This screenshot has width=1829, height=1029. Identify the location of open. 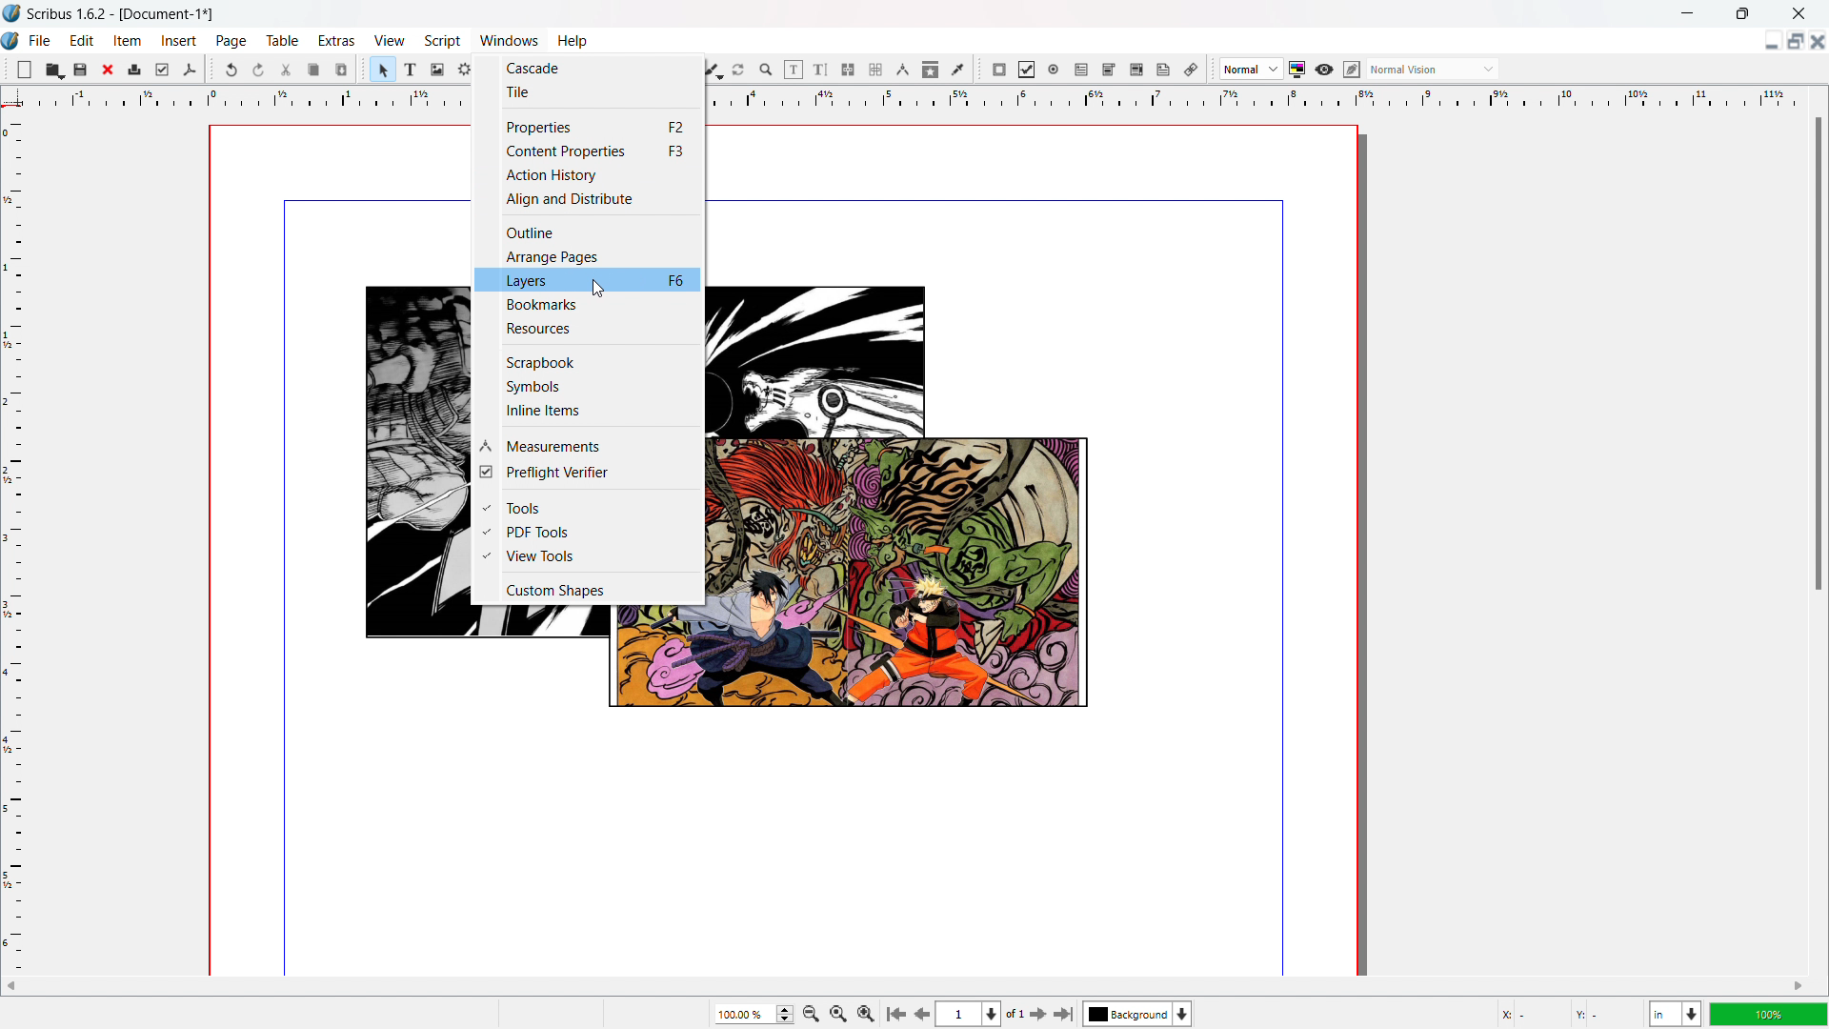
(54, 70).